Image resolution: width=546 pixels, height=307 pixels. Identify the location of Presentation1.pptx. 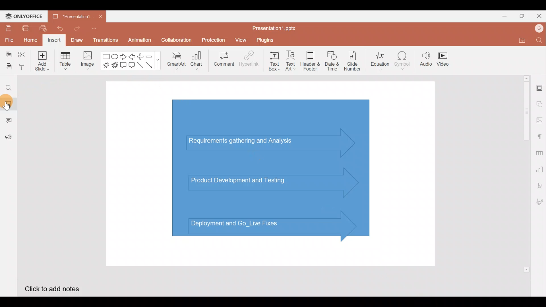
(277, 28).